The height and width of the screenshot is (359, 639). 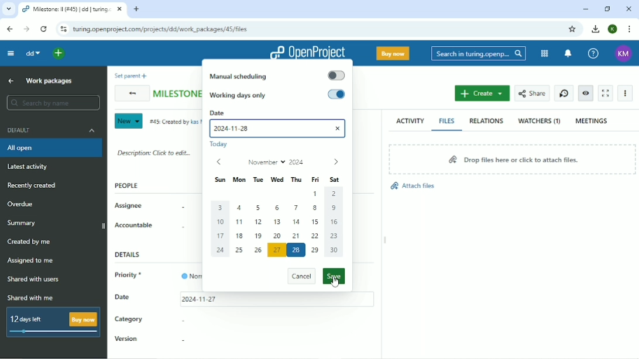 What do you see at coordinates (297, 250) in the screenshot?
I see `28` at bounding box center [297, 250].